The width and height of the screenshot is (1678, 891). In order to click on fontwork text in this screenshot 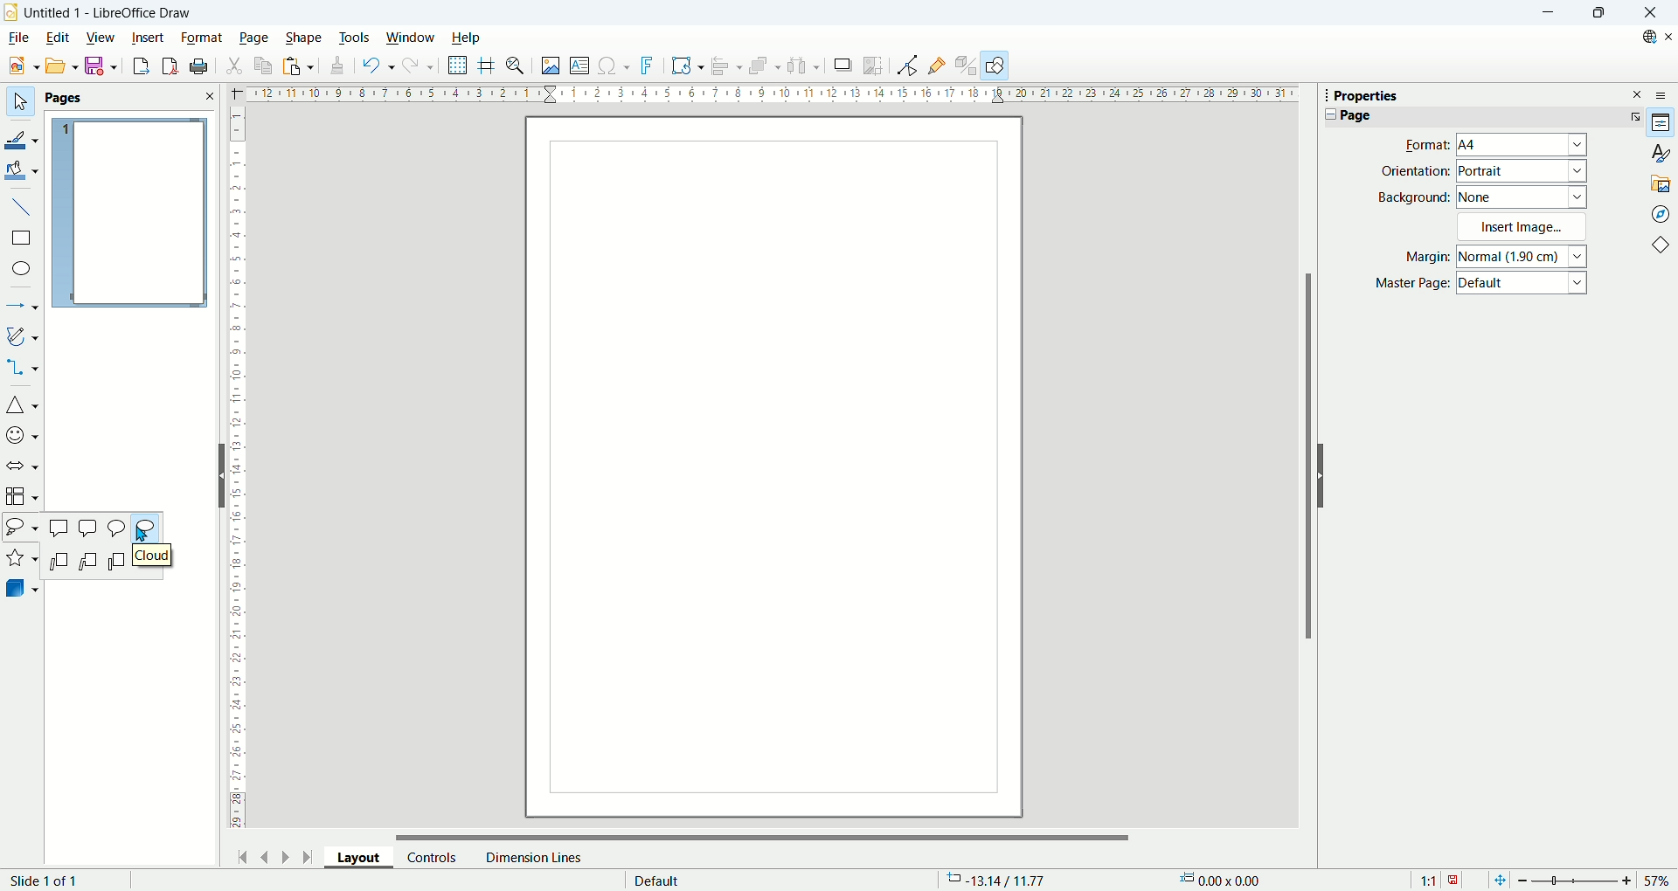, I will do `click(687, 66)`.